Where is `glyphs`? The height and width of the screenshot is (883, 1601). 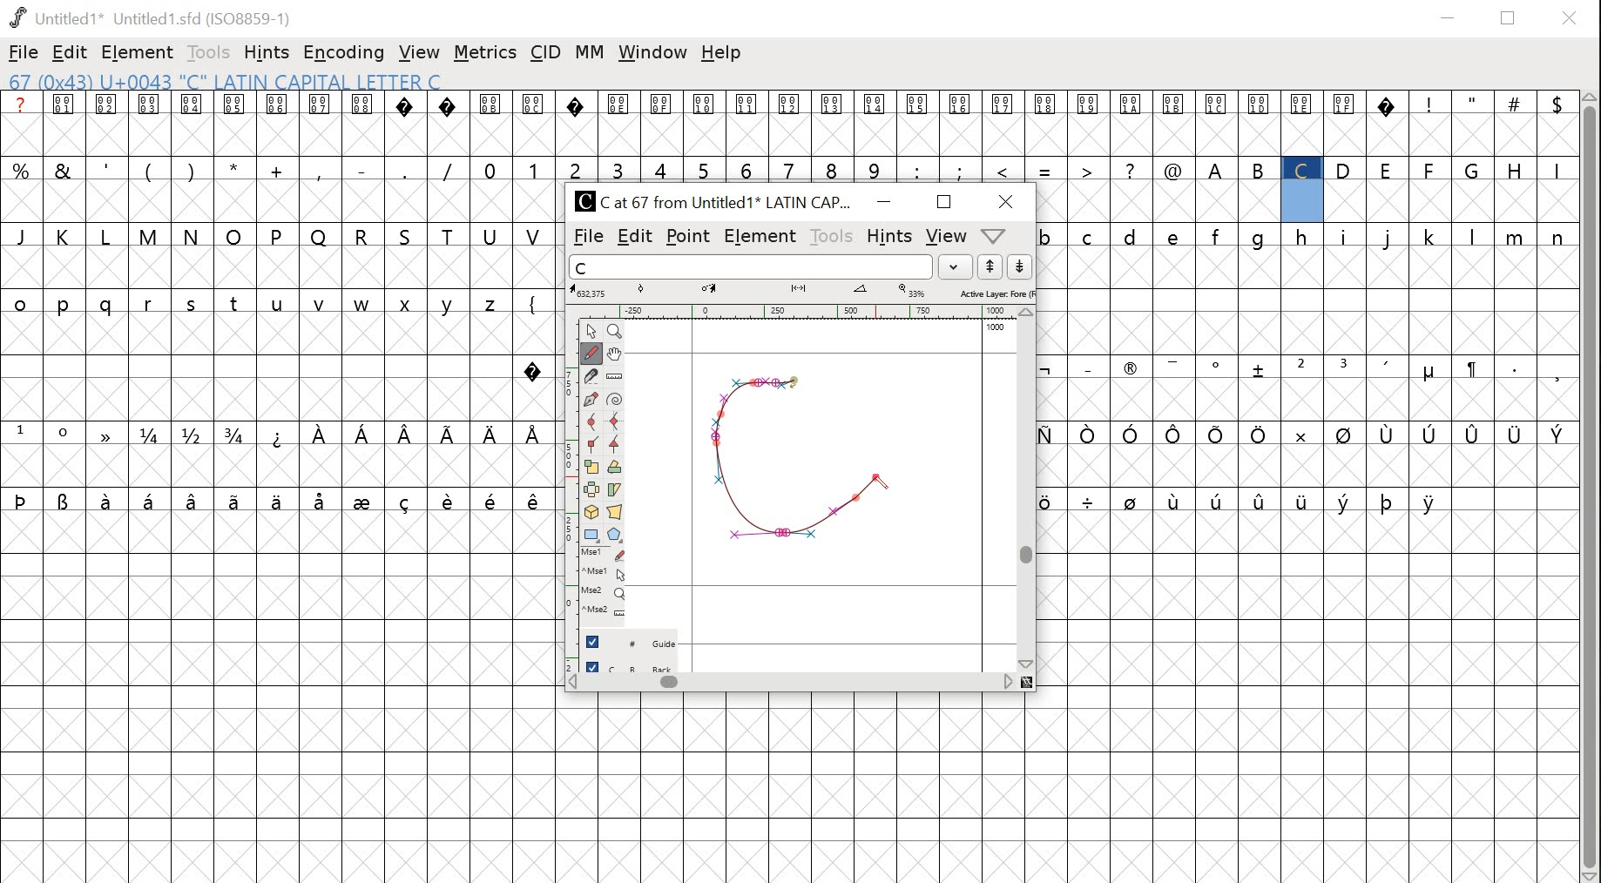
glyphs is located at coordinates (1304, 334).